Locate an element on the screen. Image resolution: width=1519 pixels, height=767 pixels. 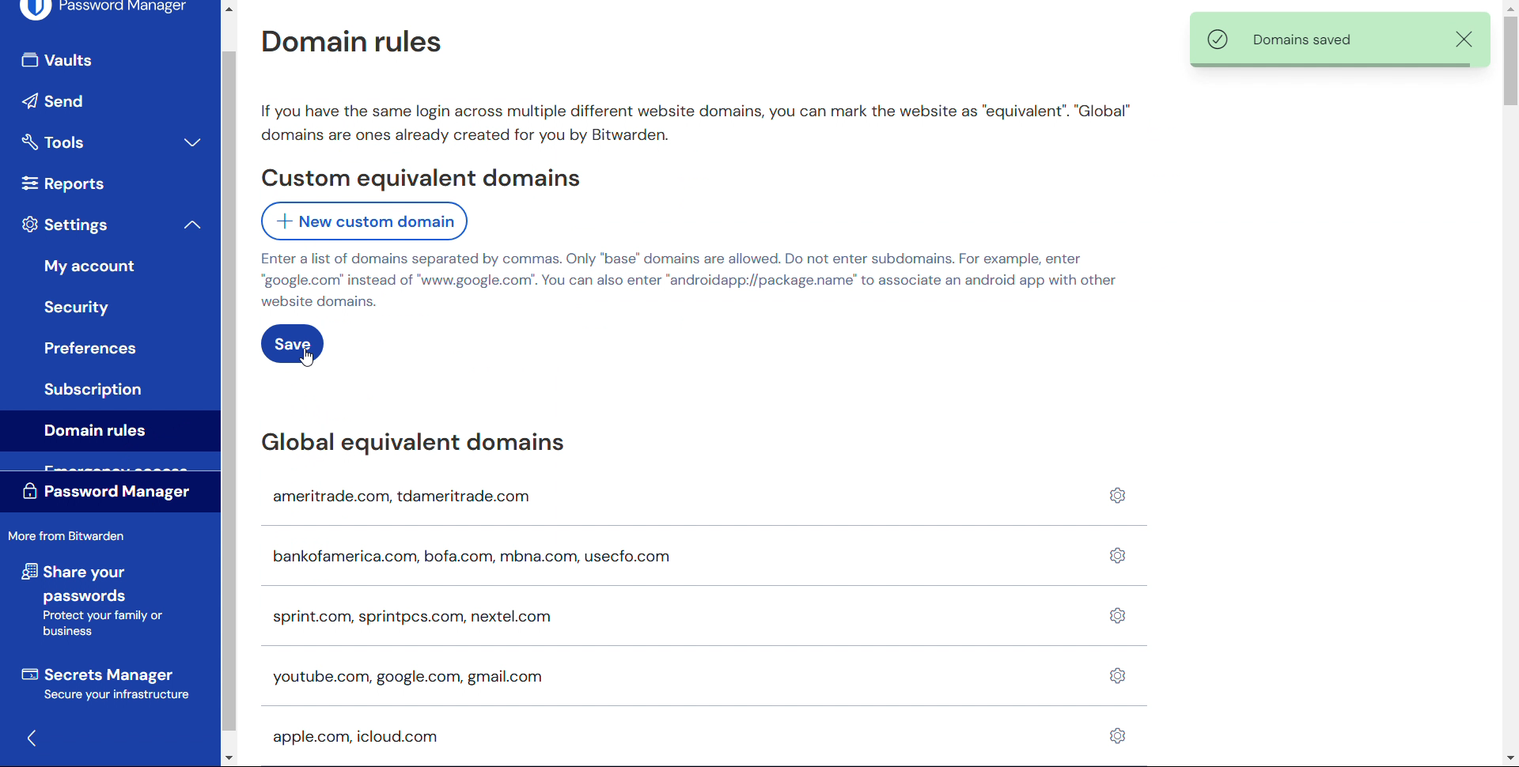
certical scrollbar is located at coordinates (1510, 60).